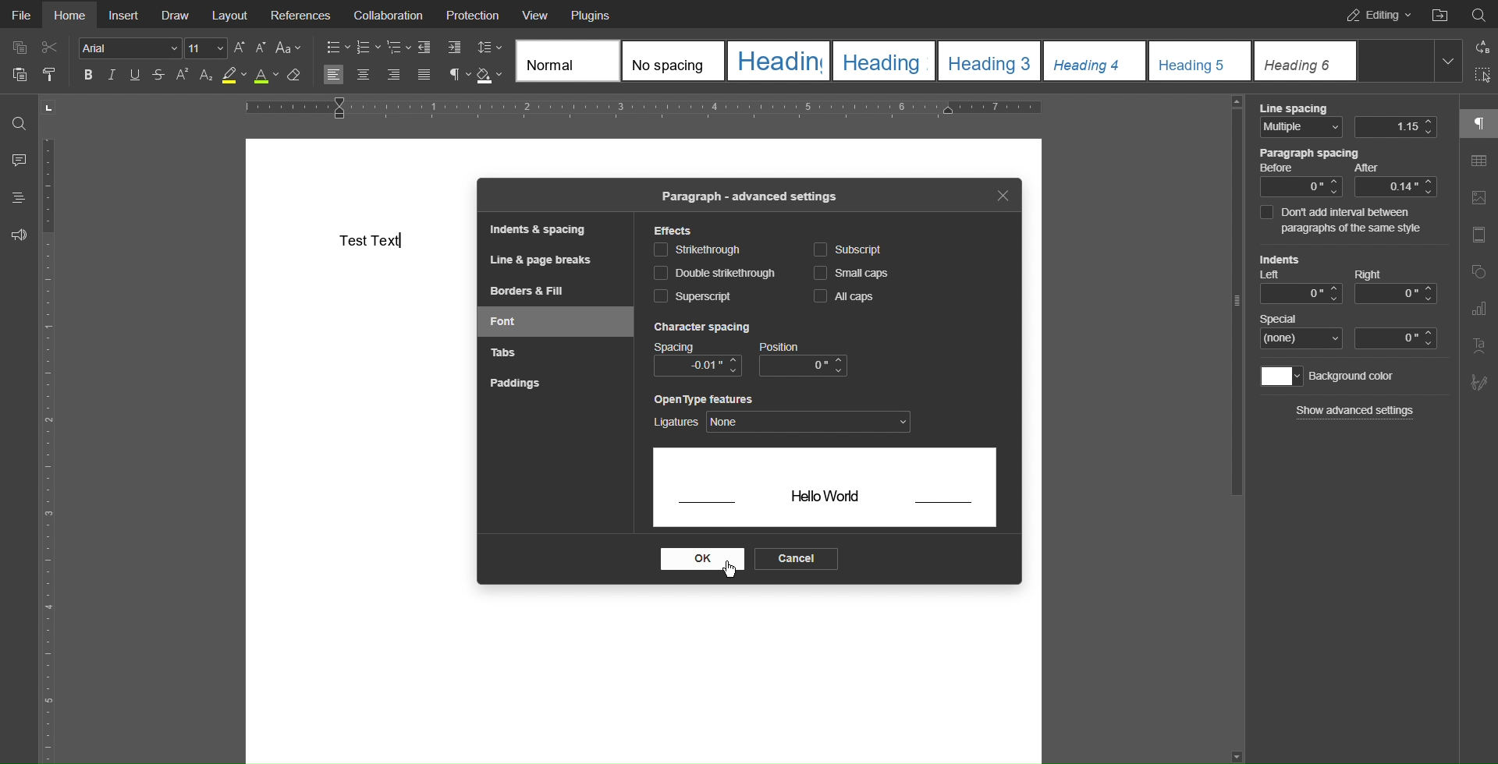 The height and width of the screenshot is (764, 1498). I want to click on Spacing , so click(698, 348).